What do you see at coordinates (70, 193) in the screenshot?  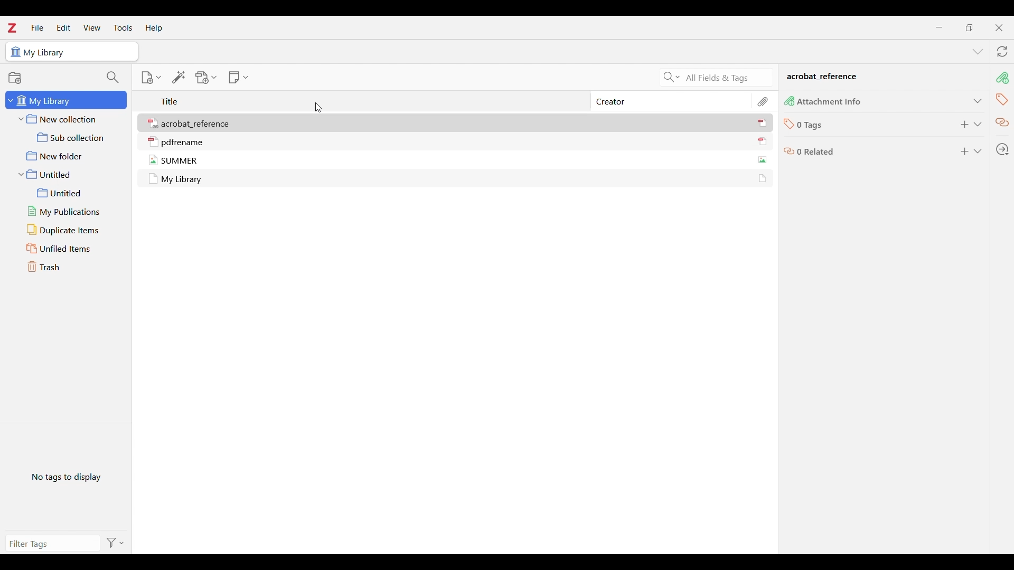 I see `Untitled sub folder` at bounding box center [70, 193].